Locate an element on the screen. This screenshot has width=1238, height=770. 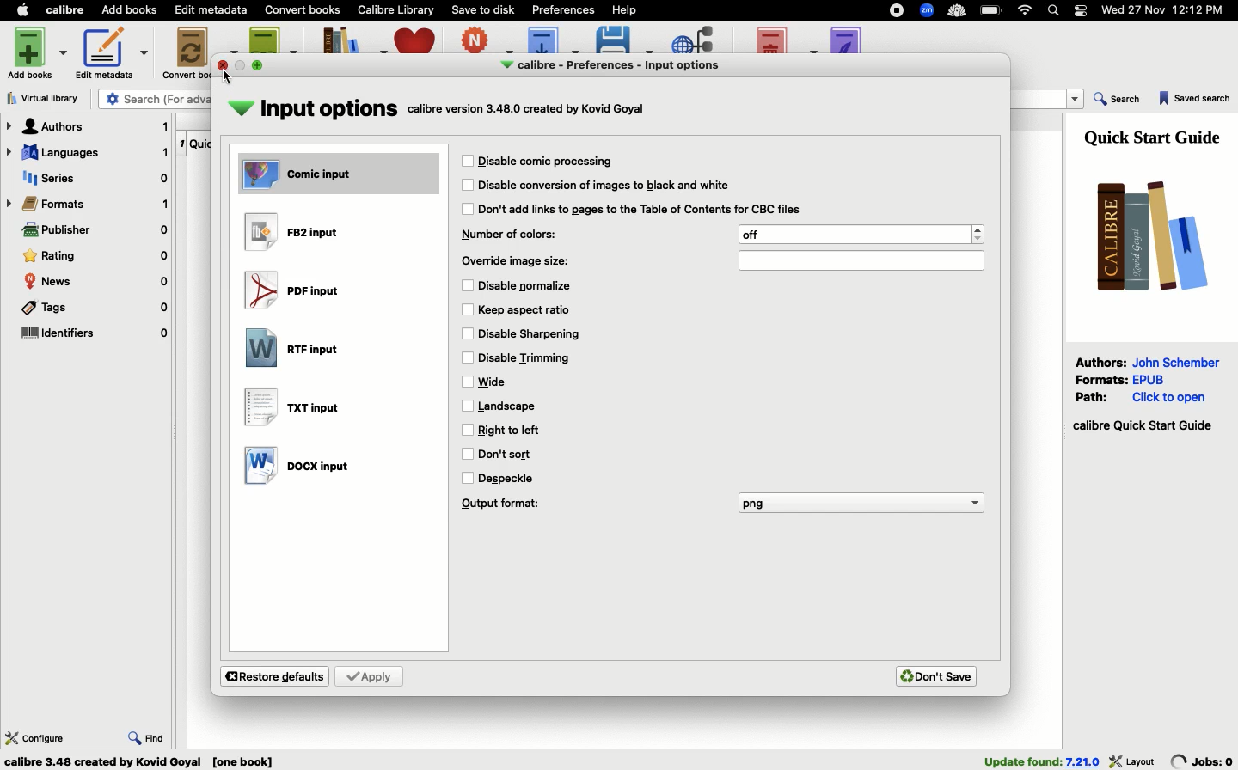
text is located at coordinates (530, 111).